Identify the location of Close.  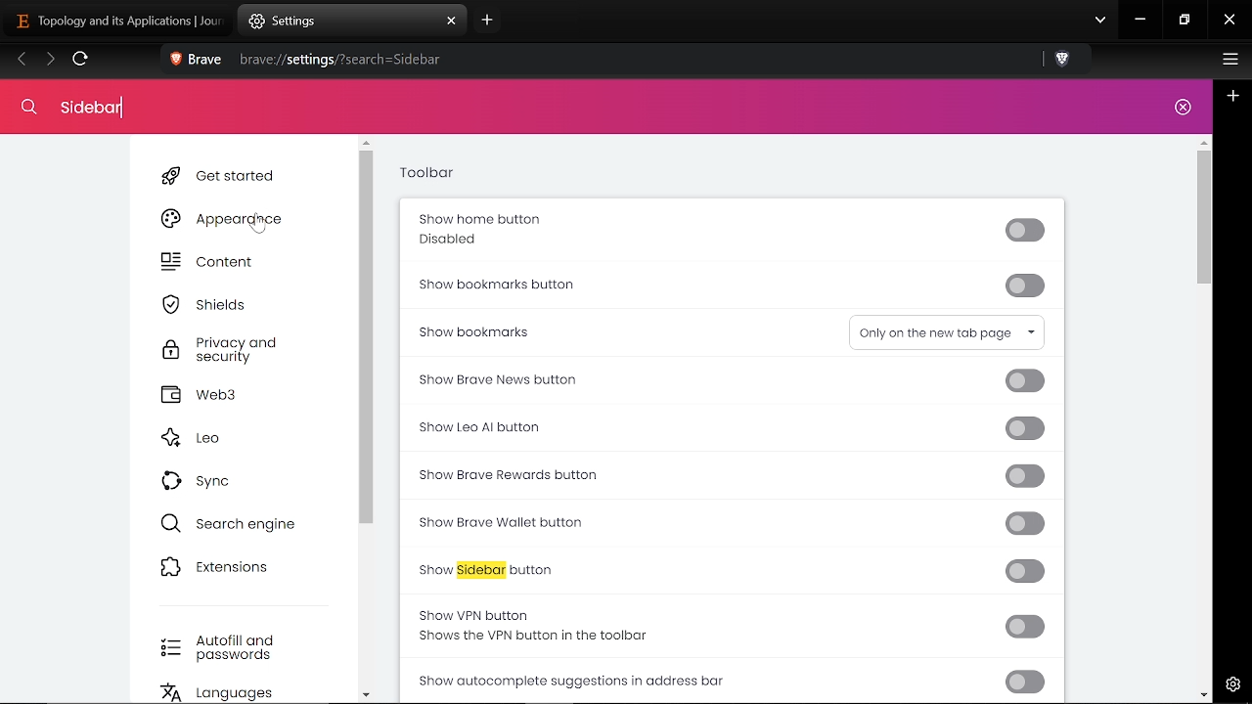
(1230, 22).